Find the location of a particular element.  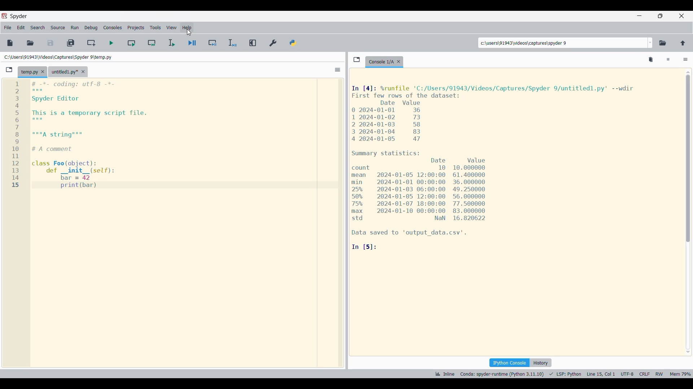

Close tab is located at coordinates (43, 71).